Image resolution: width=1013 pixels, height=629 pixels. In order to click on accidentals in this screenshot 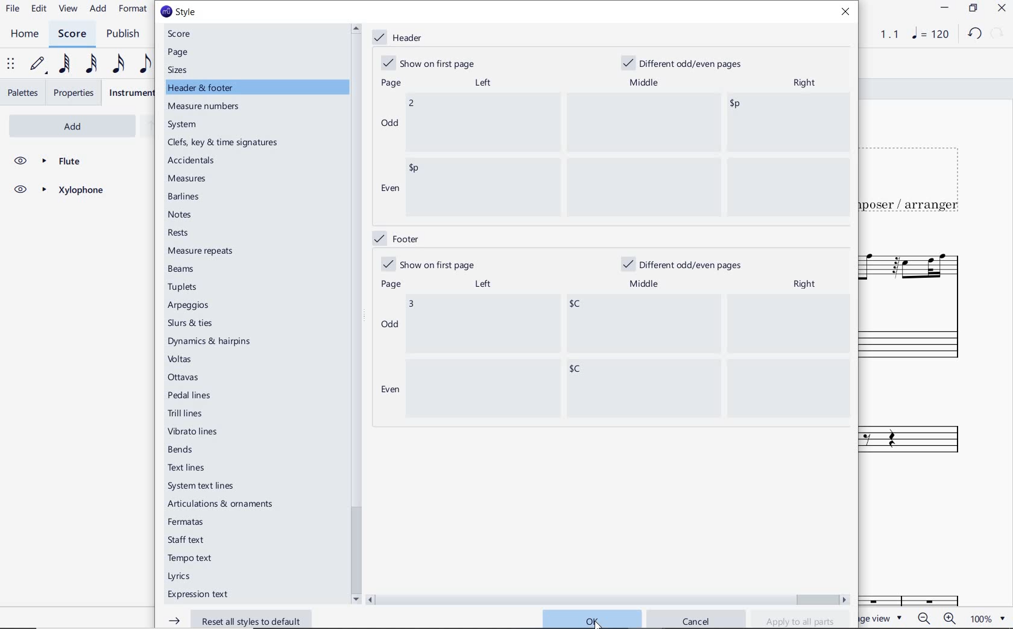, I will do `click(193, 160)`.